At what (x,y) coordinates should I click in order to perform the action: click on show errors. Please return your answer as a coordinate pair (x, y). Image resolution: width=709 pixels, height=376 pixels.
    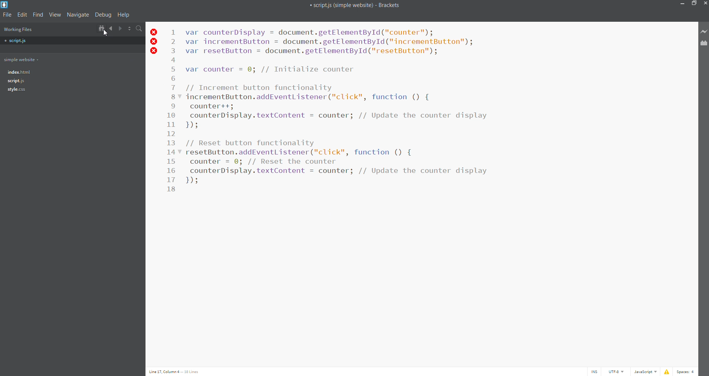
    Looking at the image, I should click on (667, 372).